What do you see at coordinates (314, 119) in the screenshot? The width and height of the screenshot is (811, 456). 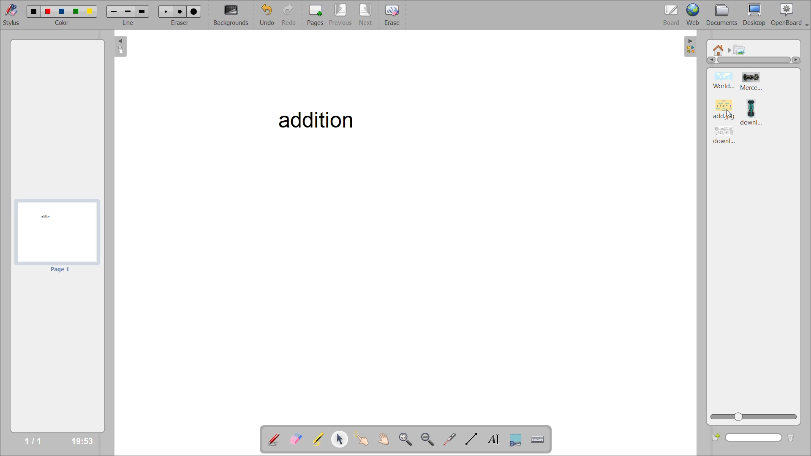 I see `addition - title` at bounding box center [314, 119].